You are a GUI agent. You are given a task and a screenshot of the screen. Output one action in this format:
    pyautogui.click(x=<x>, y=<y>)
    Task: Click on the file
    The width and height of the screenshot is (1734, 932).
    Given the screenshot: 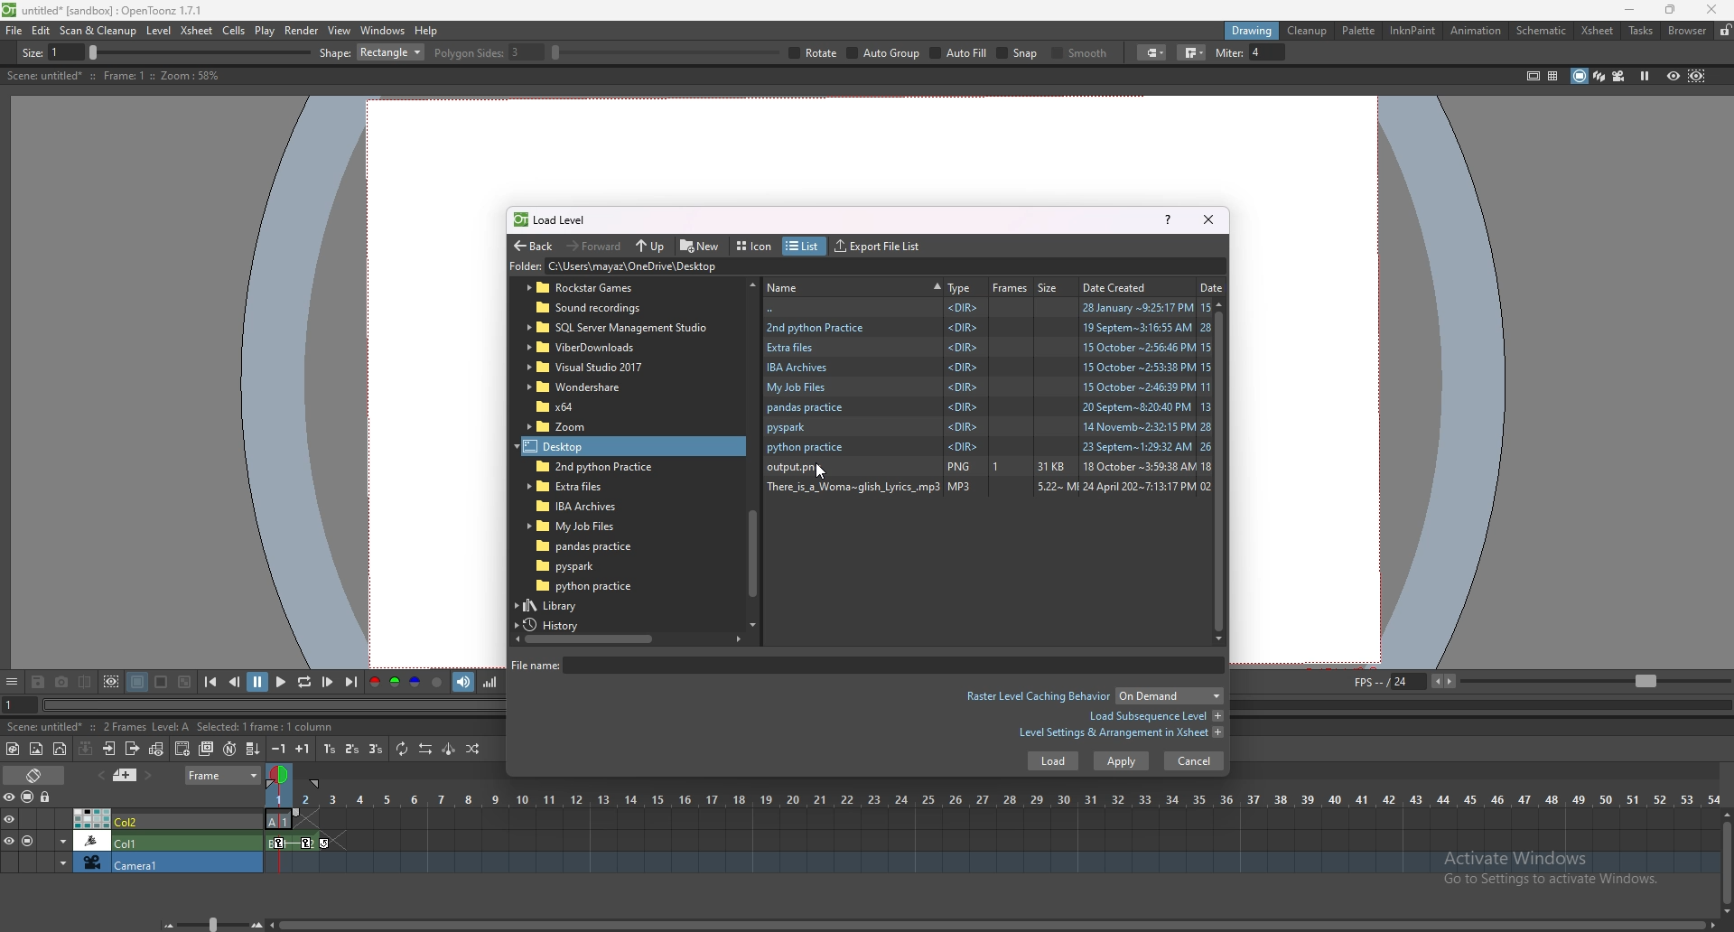 What is the action you would take?
    pyautogui.click(x=14, y=30)
    